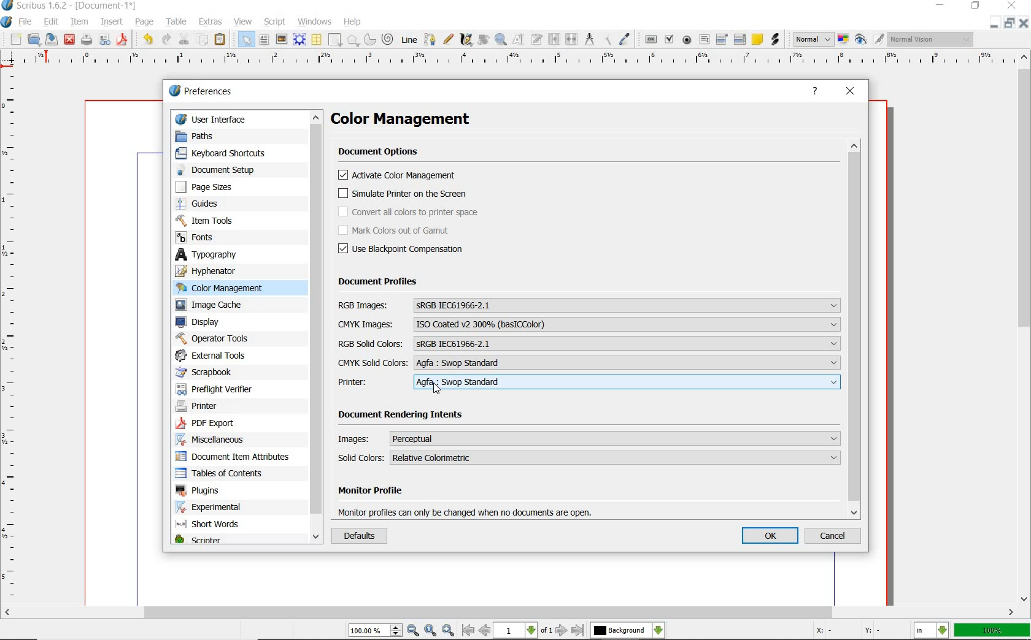  I want to click on document item attributes, so click(234, 457).